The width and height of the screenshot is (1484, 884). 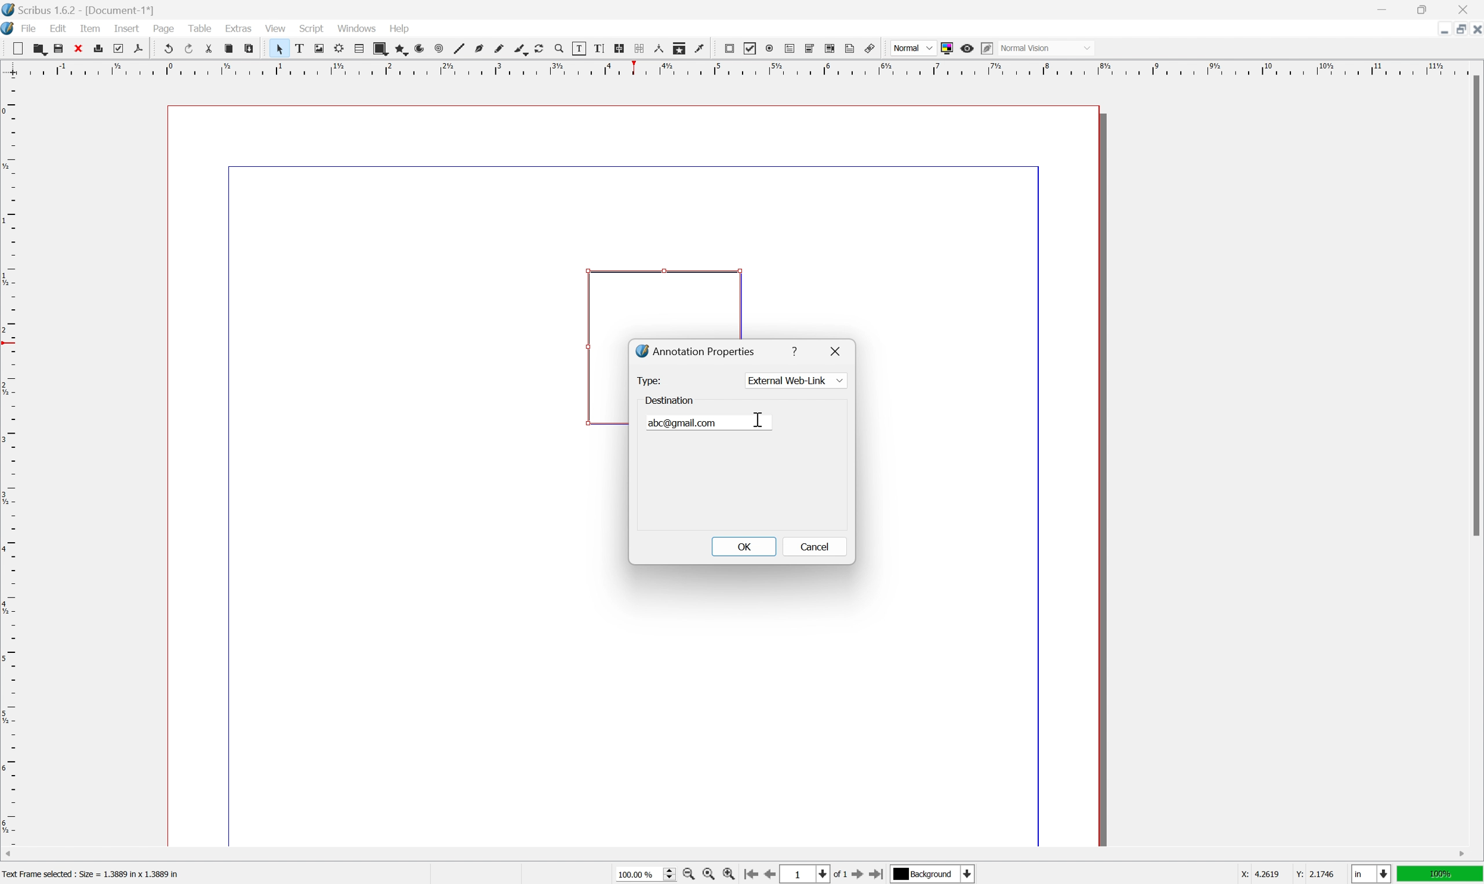 What do you see at coordinates (751, 49) in the screenshot?
I see `pdf checkbox` at bounding box center [751, 49].